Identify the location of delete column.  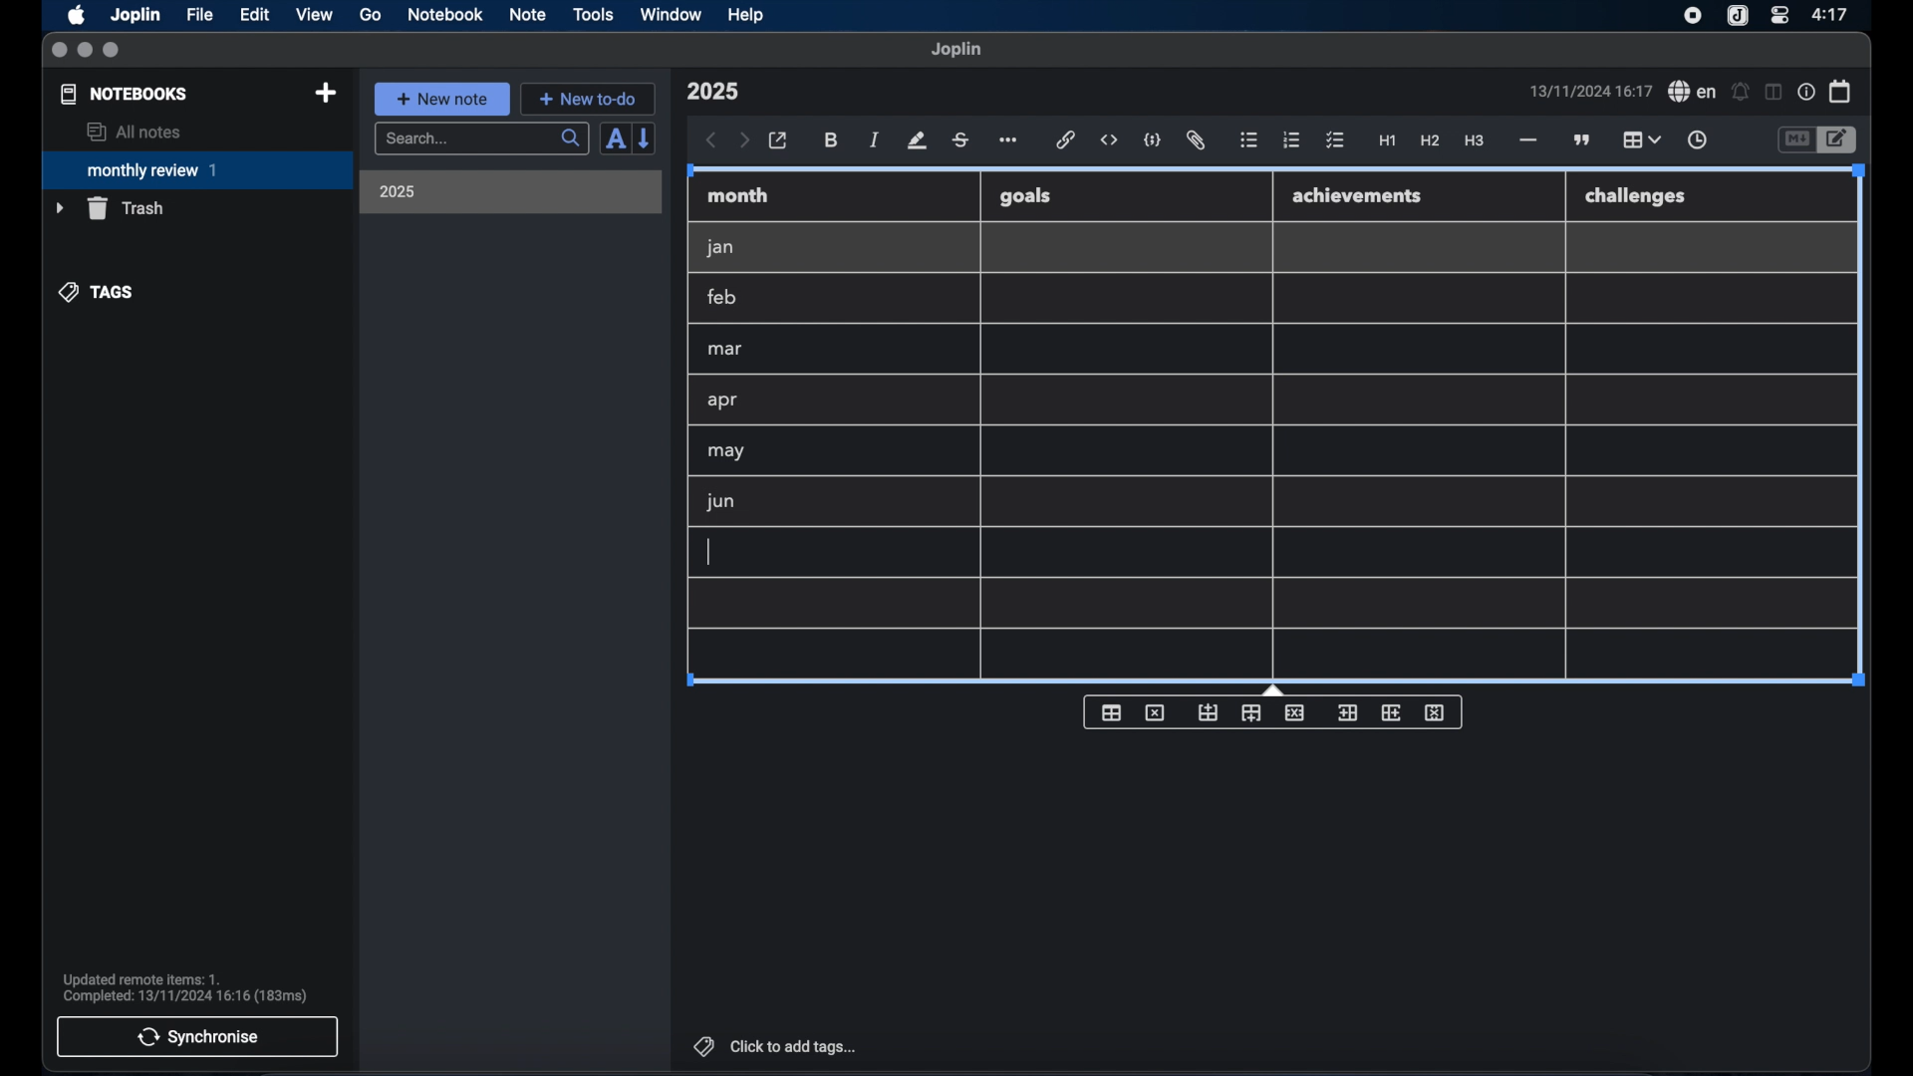
(1436, 713).